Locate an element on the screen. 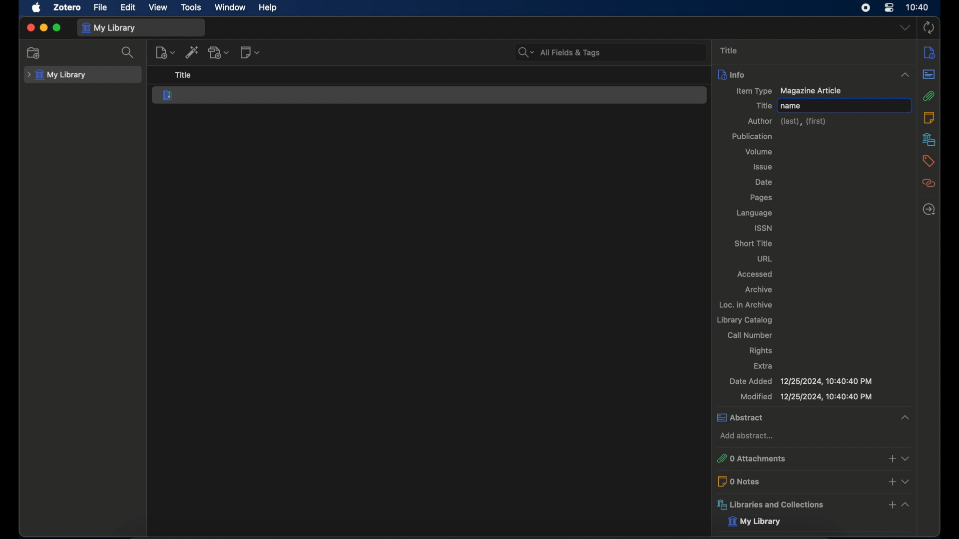 The height and width of the screenshot is (539, 959). author is located at coordinates (788, 121).